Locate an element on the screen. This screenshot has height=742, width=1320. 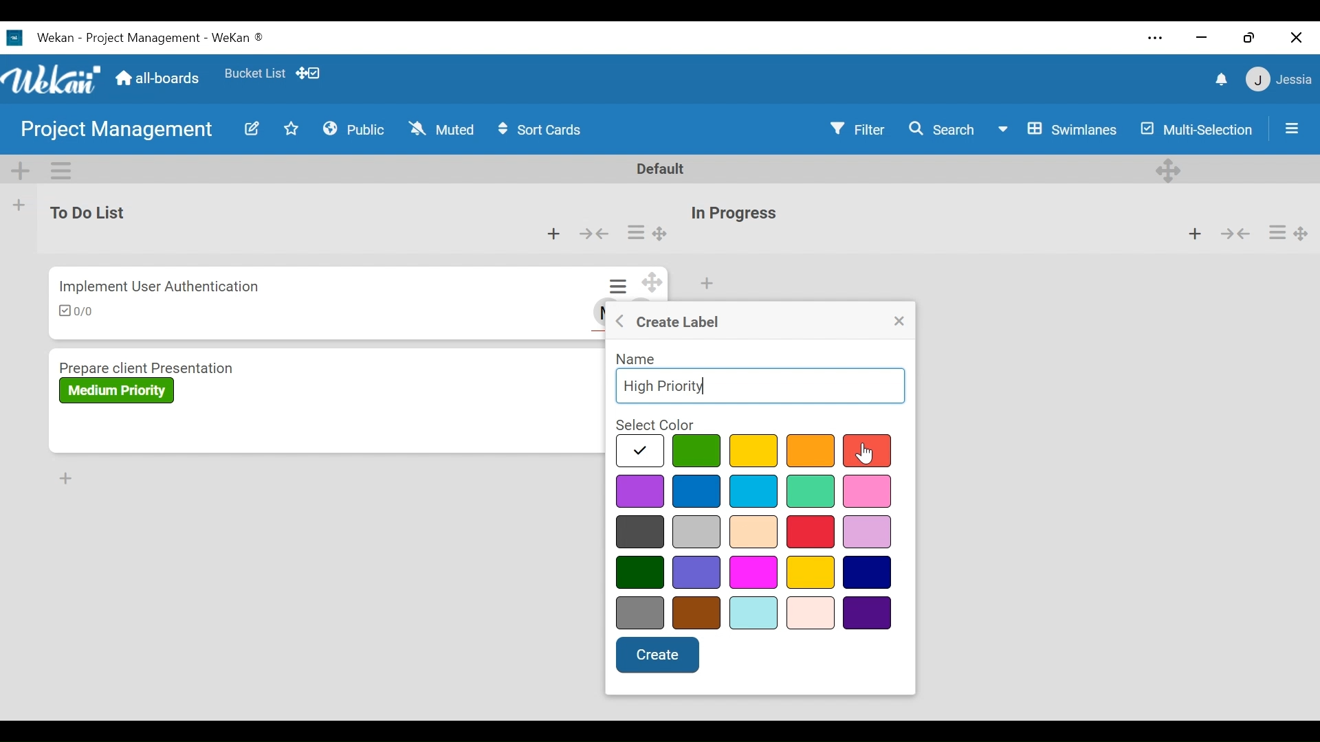
Open/Close Sidebar is located at coordinates (1290, 127).